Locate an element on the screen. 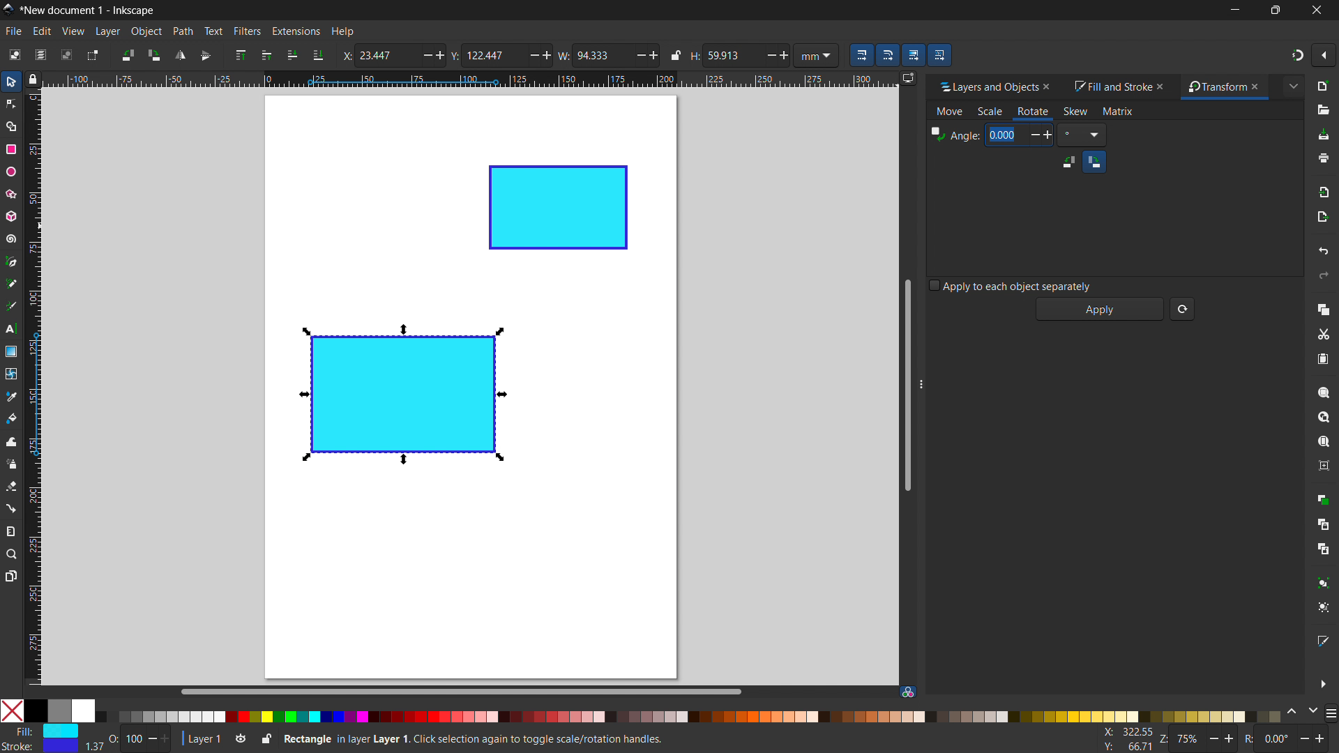  text is located at coordinates (213, 31).